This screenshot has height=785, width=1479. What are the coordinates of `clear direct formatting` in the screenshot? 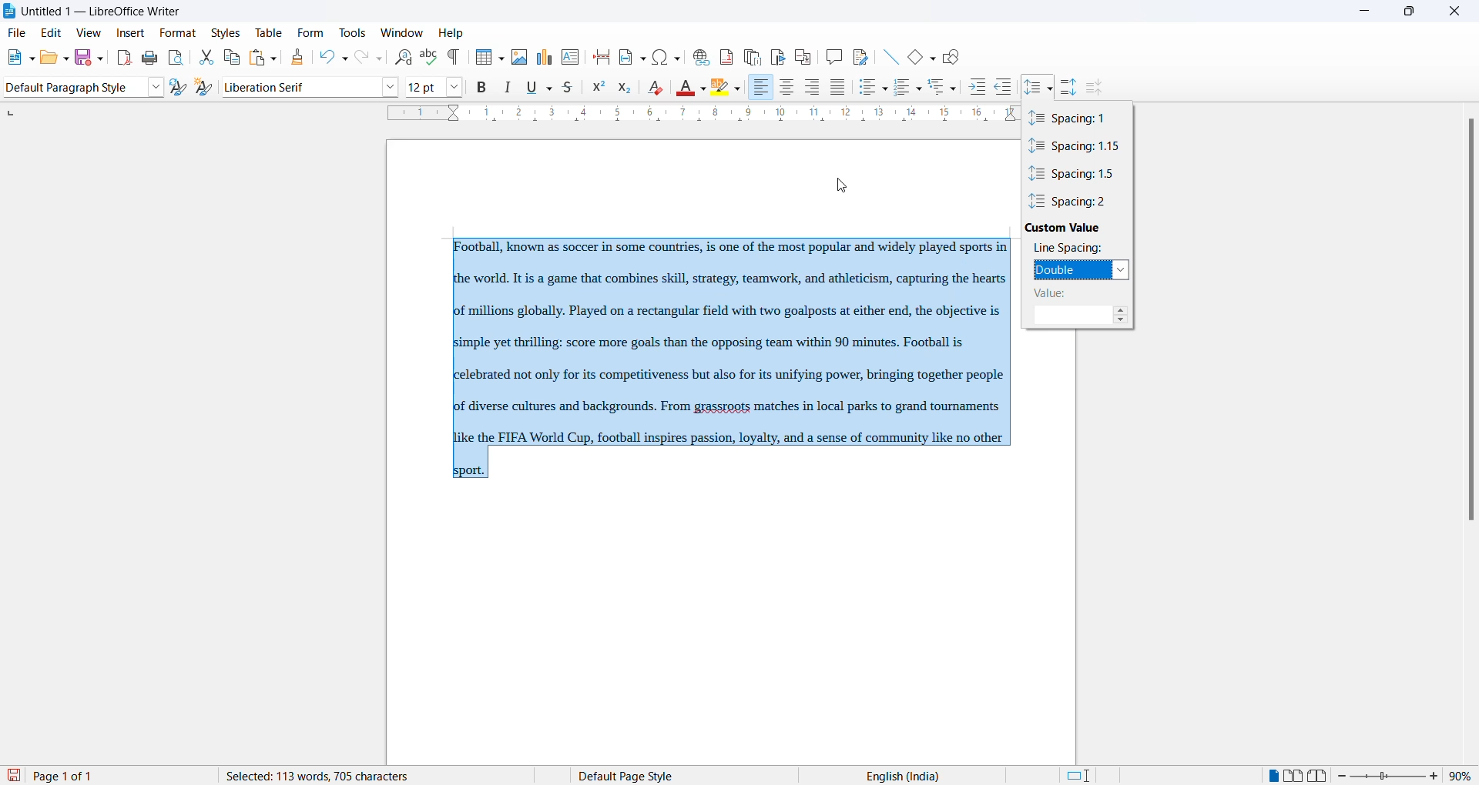 It's located at (655, 86).